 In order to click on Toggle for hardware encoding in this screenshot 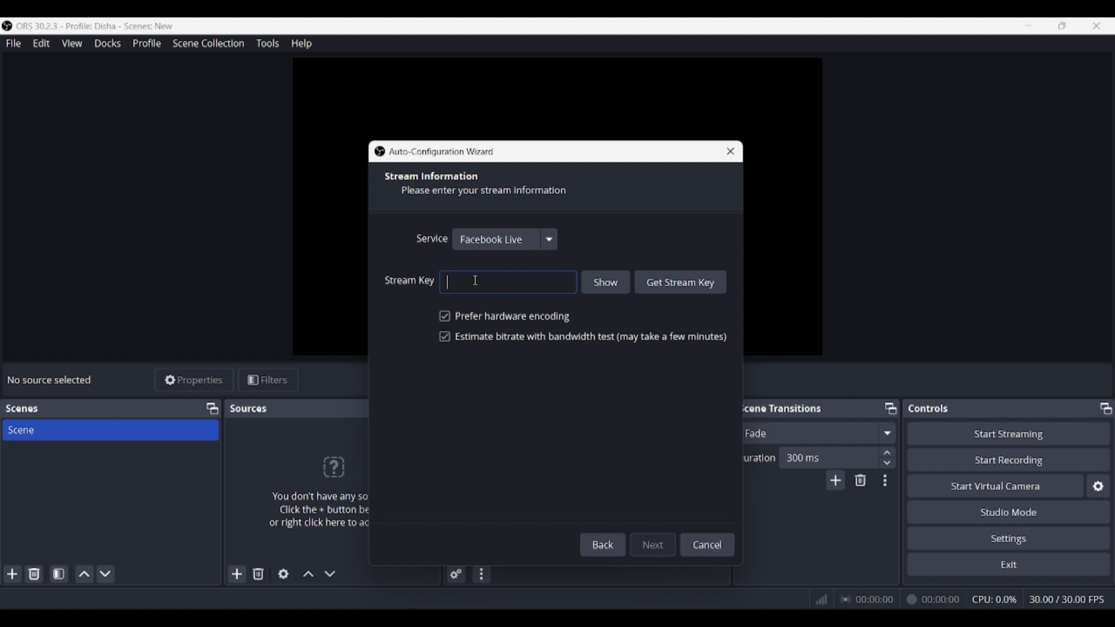, I will do `click(505, 316)`.